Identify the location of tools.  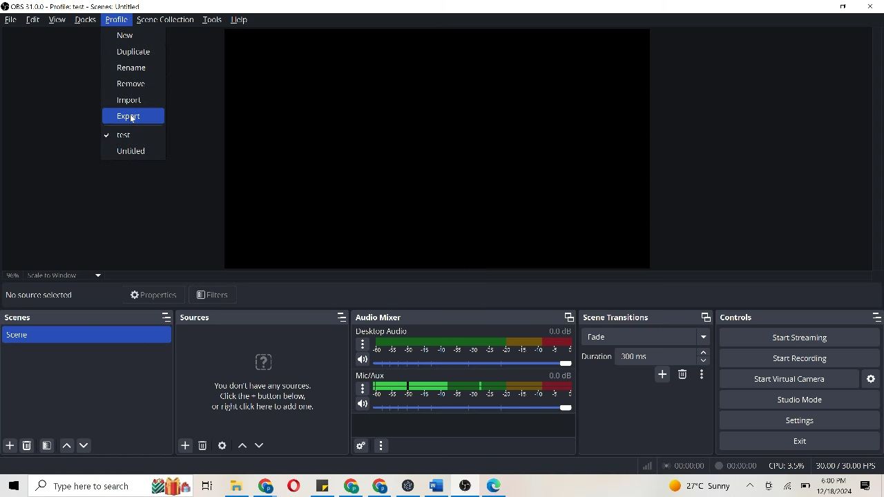
(213, 19).